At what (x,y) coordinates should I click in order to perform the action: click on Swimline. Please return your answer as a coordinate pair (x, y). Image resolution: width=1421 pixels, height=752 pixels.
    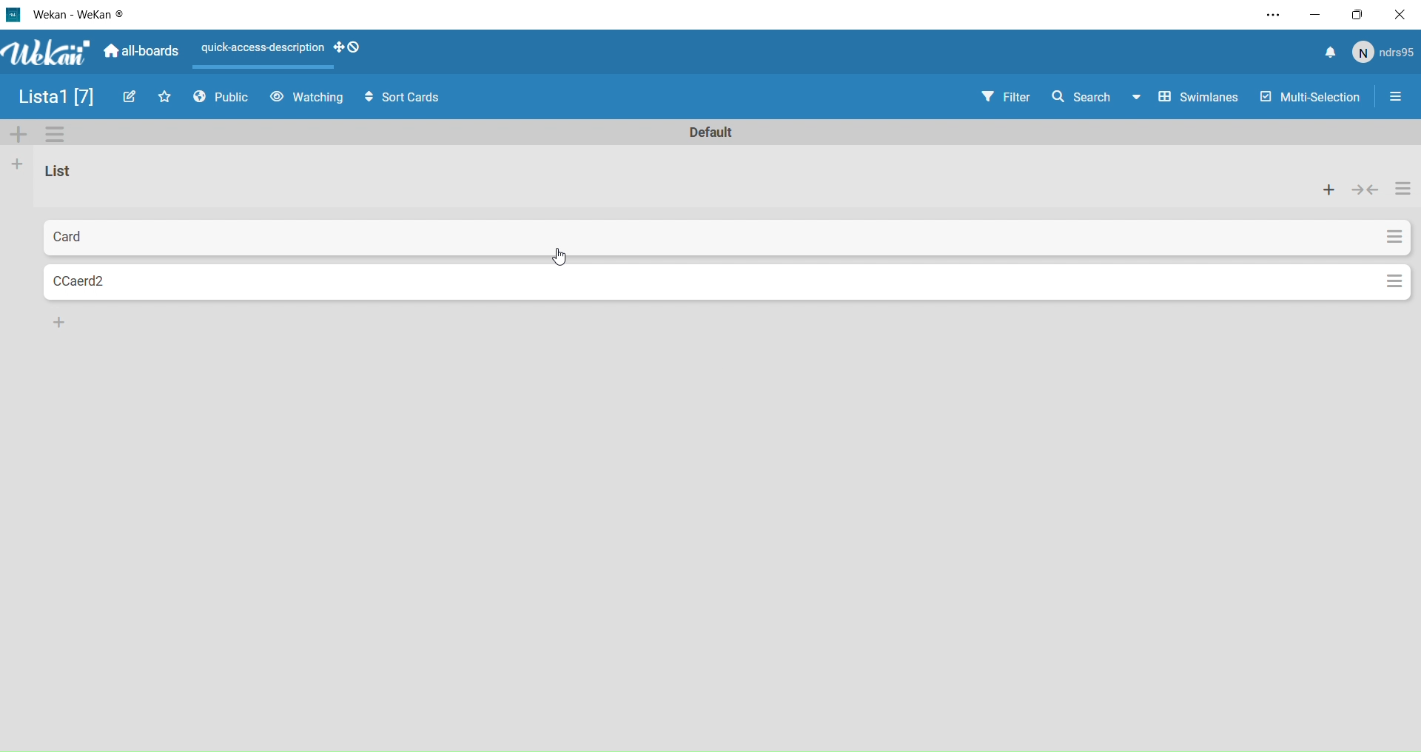
    Looking at the image, I should click on (1184, 98).